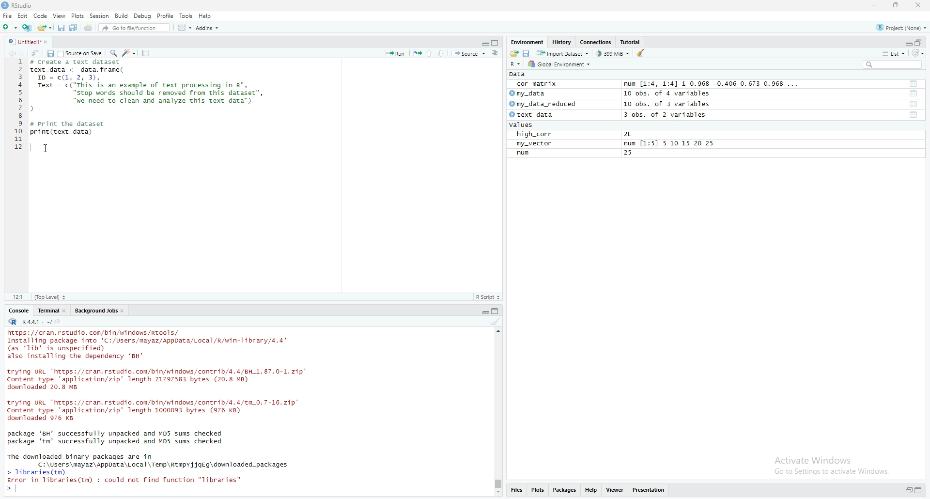 Image resolution: width=930 pixels, height=499 pixels. Describe the element at coordinates (18, 6) in the screenshot. I see `rstudio` at that location.